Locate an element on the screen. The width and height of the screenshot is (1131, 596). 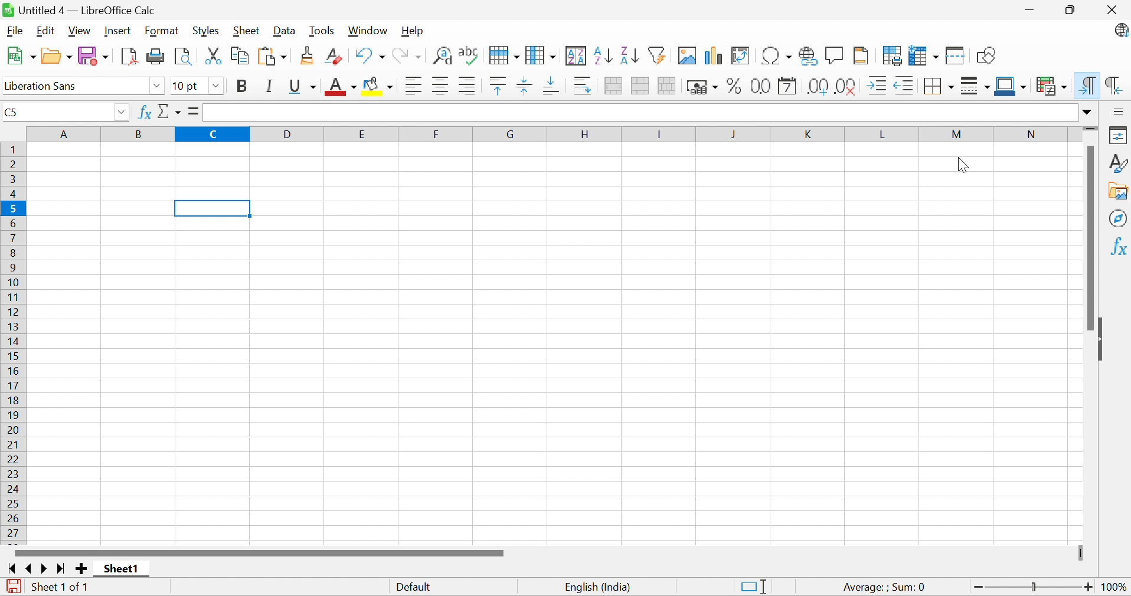
Sot ascending is located at coordinates (603, 55).